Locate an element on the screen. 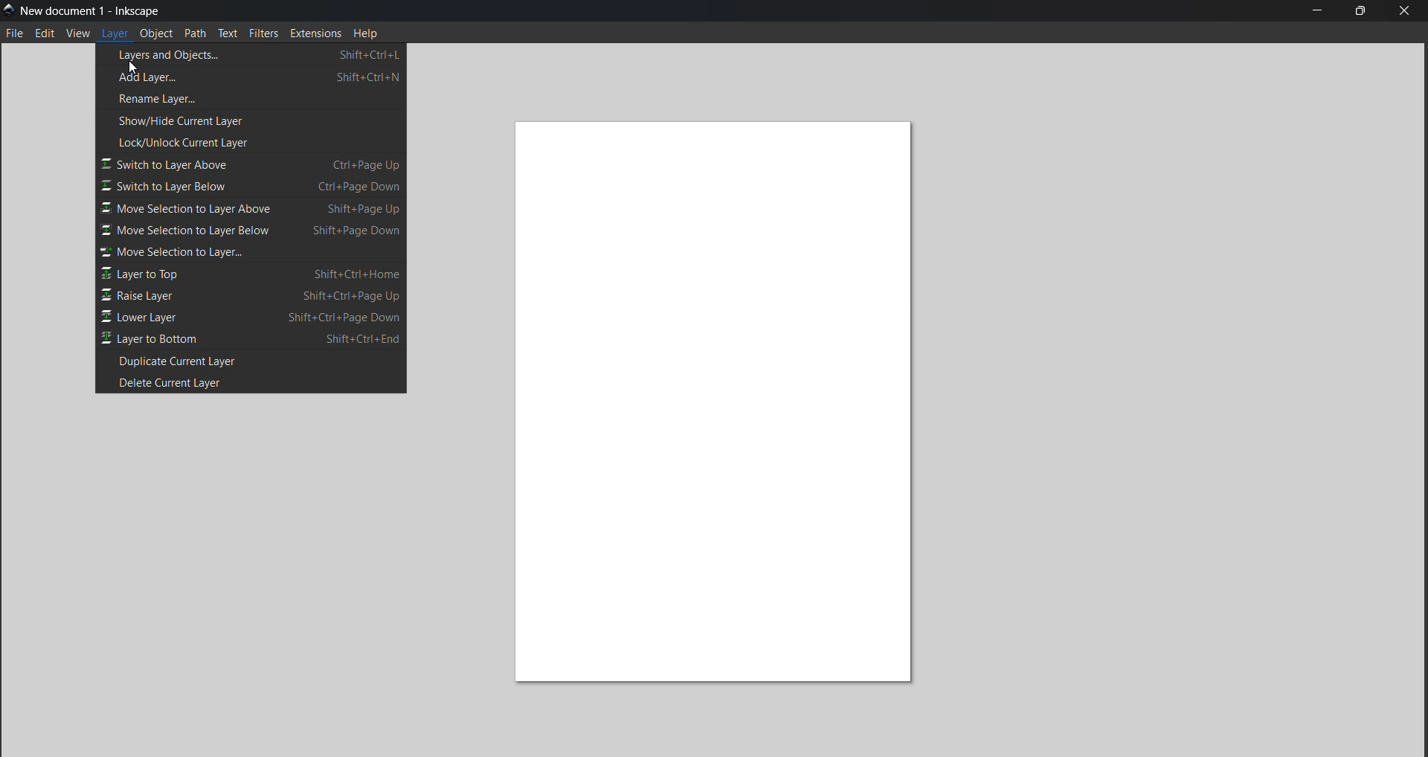 The image size is (1428, 757). locl/unlock current layer is located at coordinates (187, 142).